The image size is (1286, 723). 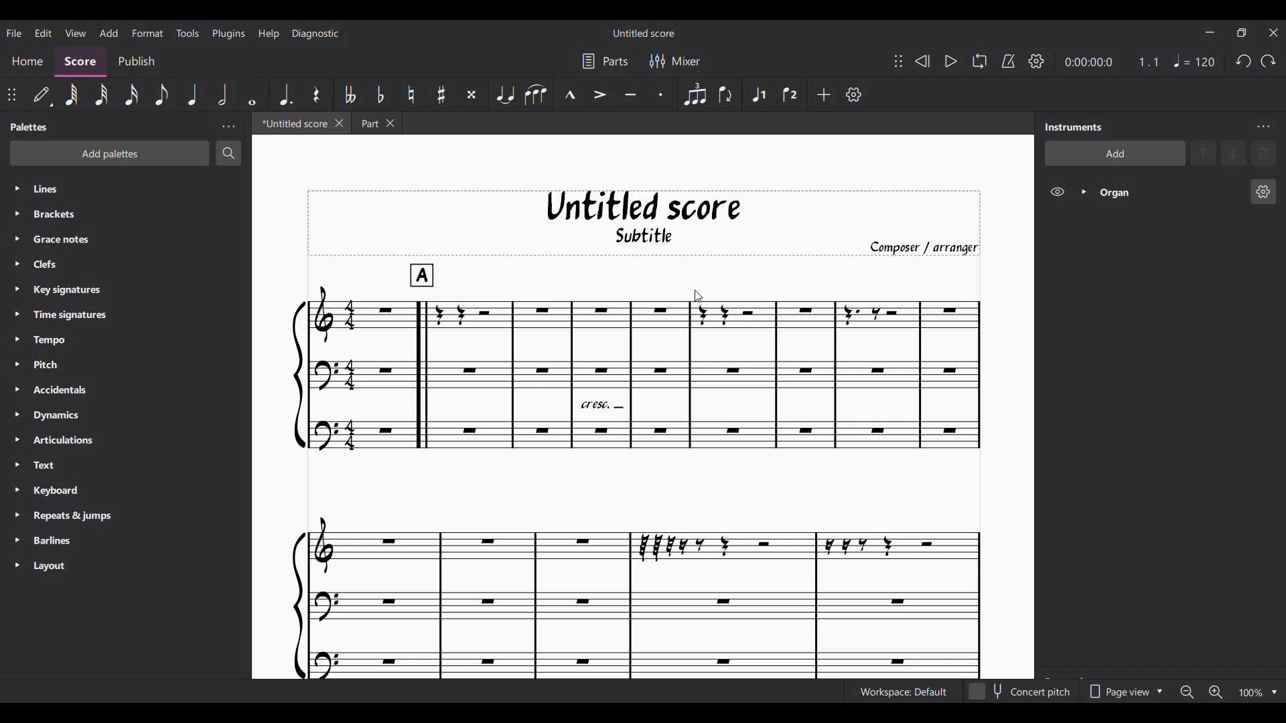 What do you see at coordinates (899, 61) in the screenshot?
I see `Change position of toolbar attached` at bounding box center [899, 61].